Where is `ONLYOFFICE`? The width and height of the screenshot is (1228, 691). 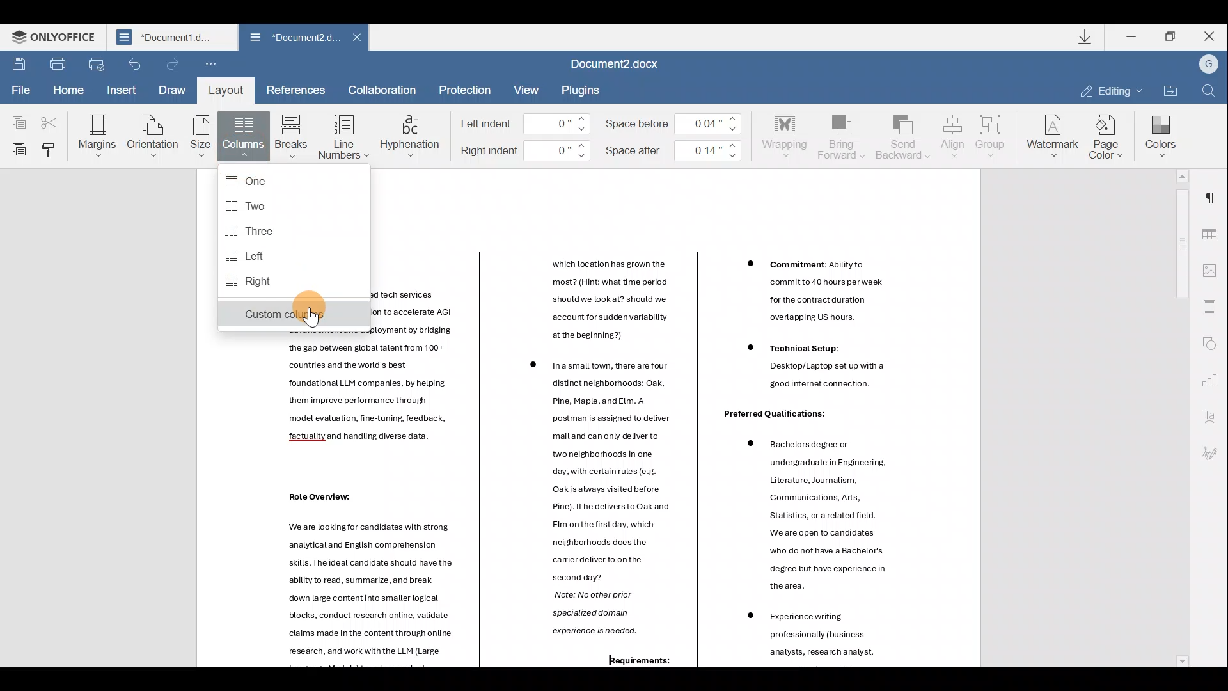
ONLYOFFICE is located at coordinates (56, 40).